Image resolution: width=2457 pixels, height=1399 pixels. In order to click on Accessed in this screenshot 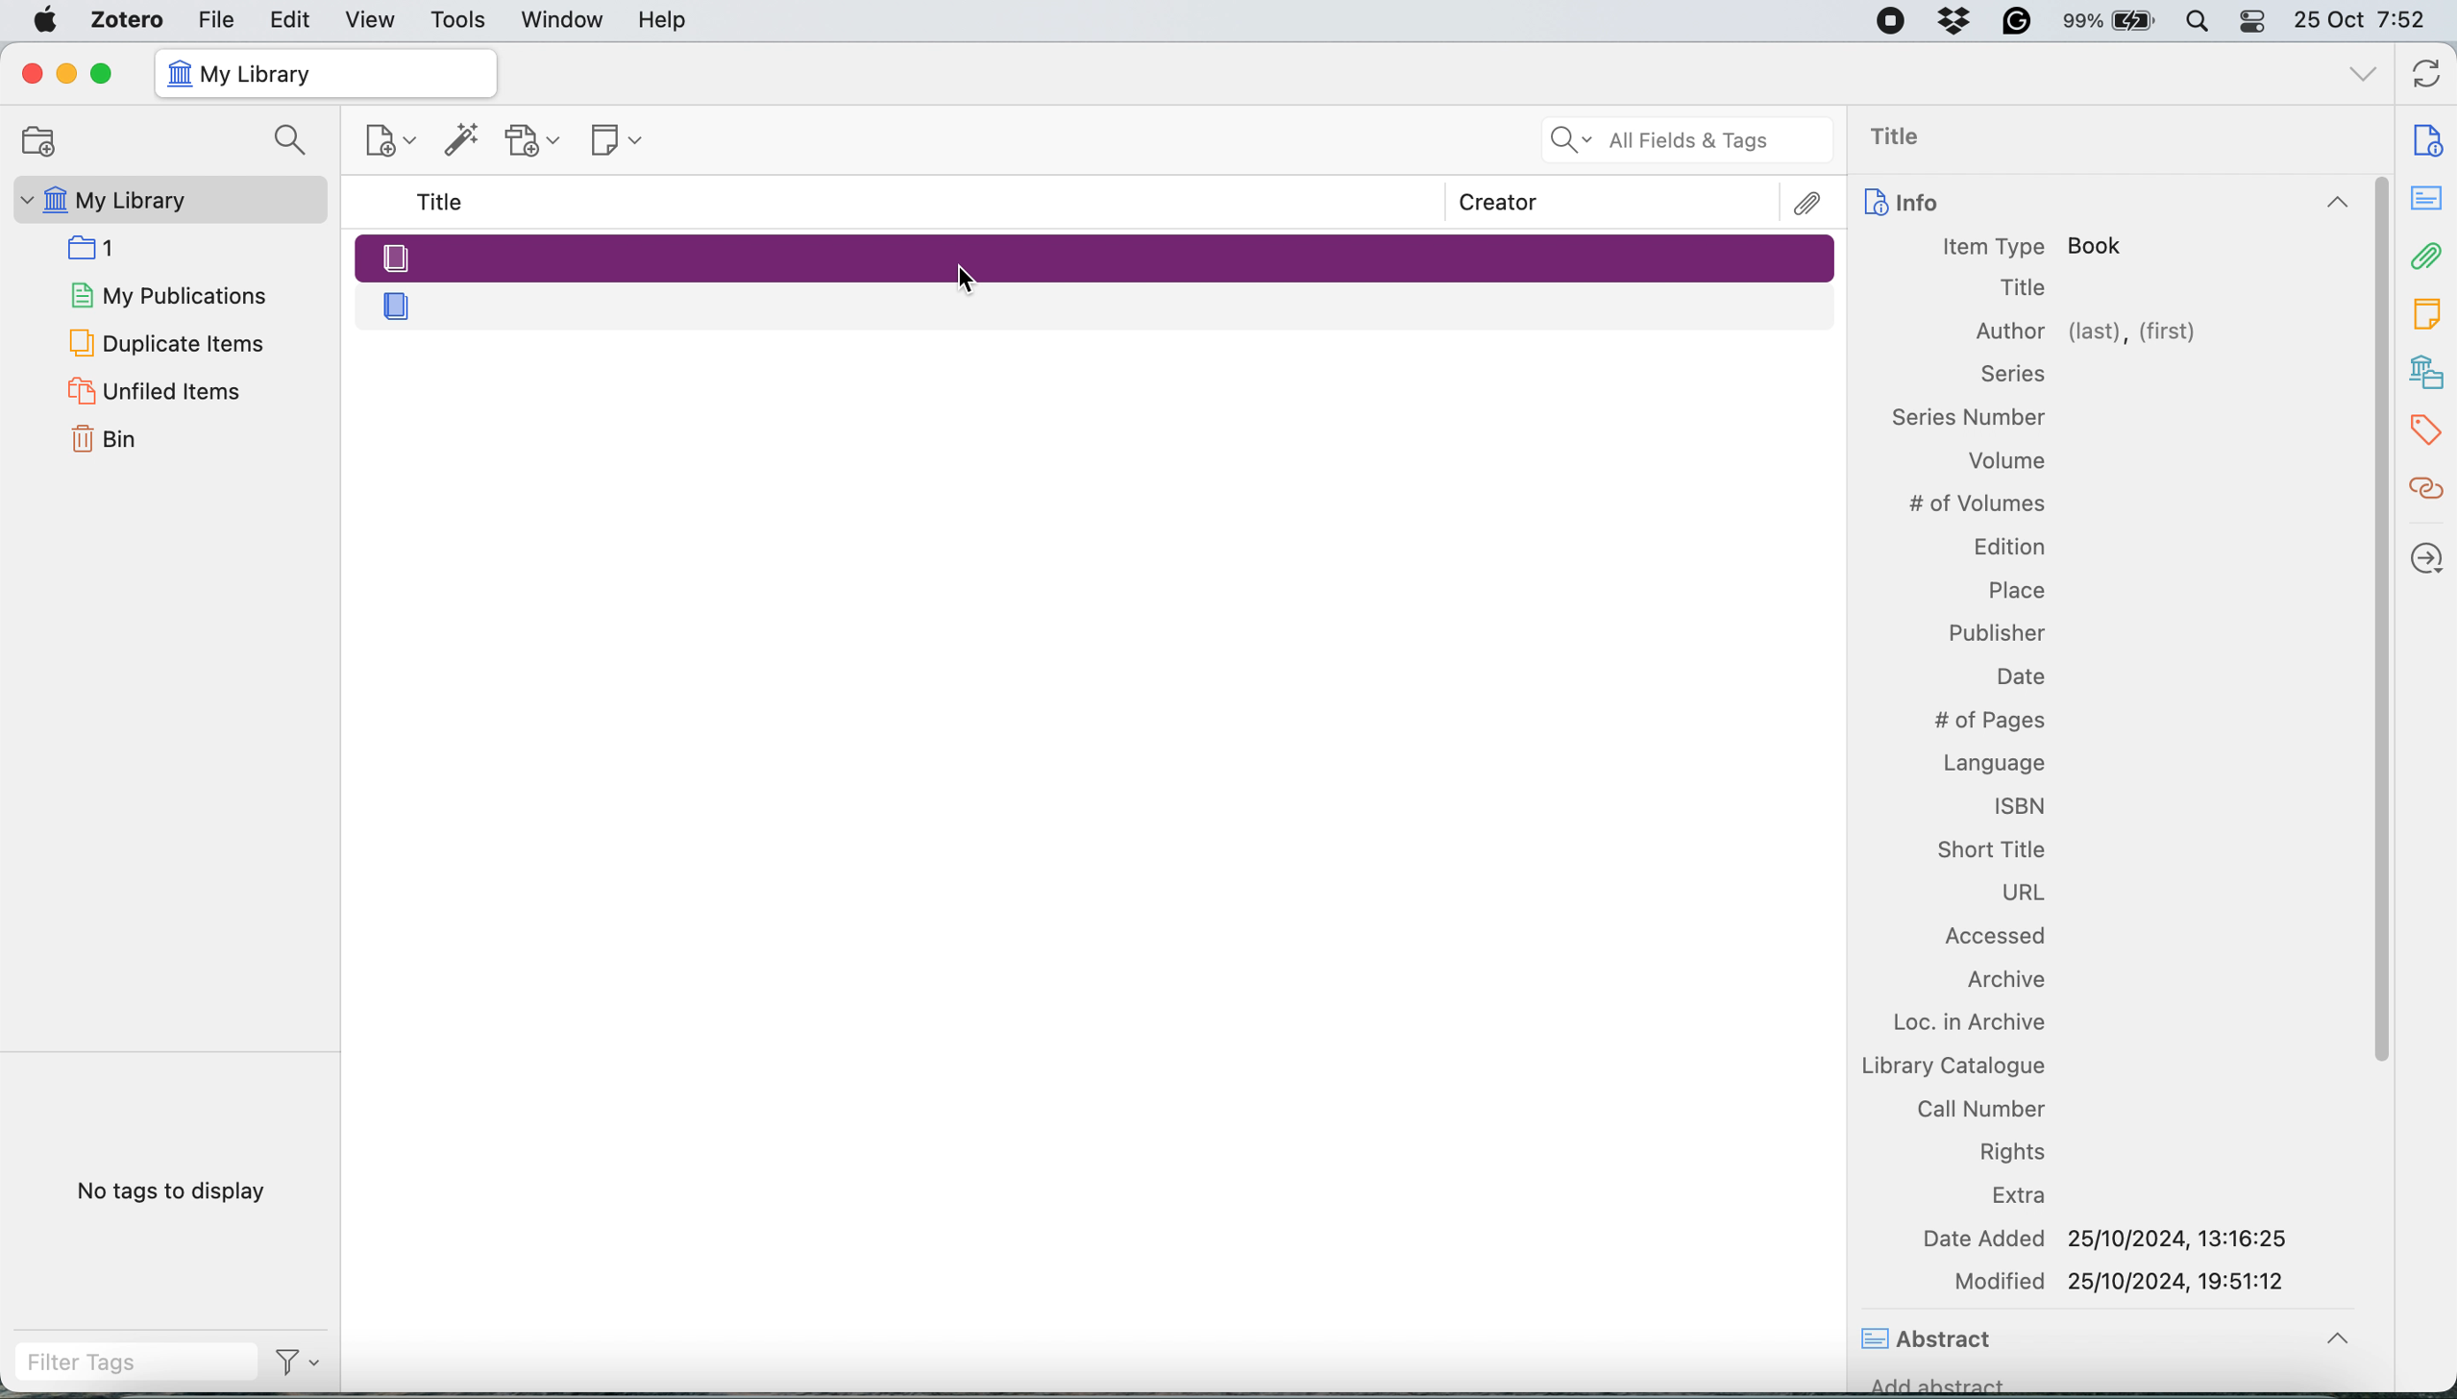, I will do `click(2000, 939)`.